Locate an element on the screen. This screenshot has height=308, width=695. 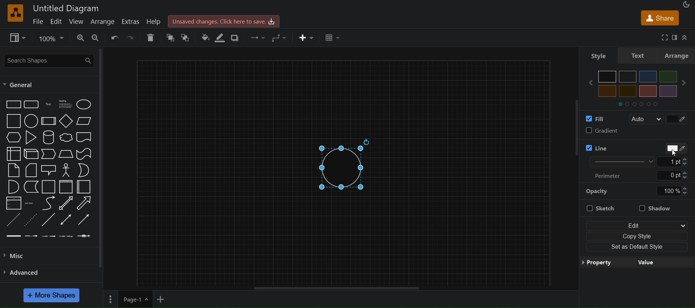
fullscreen is located at coordinates (662, 37).